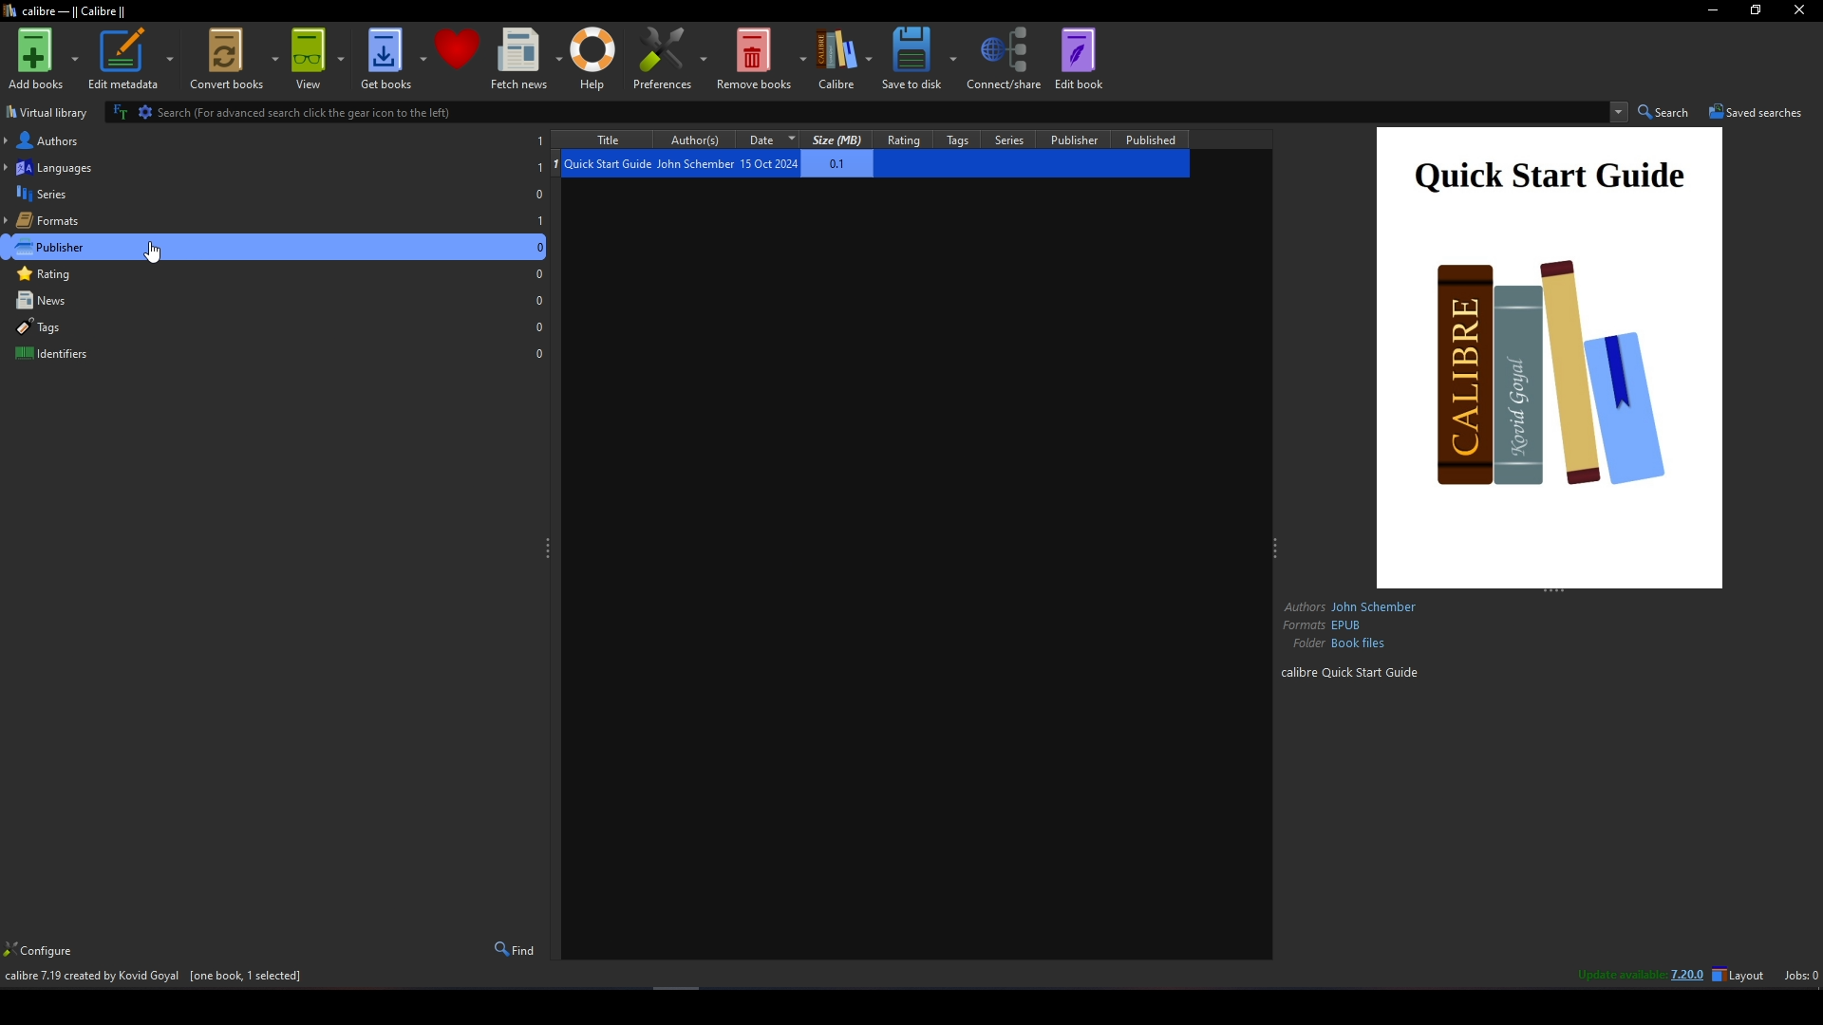 Image resolution: width=1823 pixels, height=1025 pixels. Describe the element at coordinates (1757, 10) in the screenshot. I see `Restore down` at that location.